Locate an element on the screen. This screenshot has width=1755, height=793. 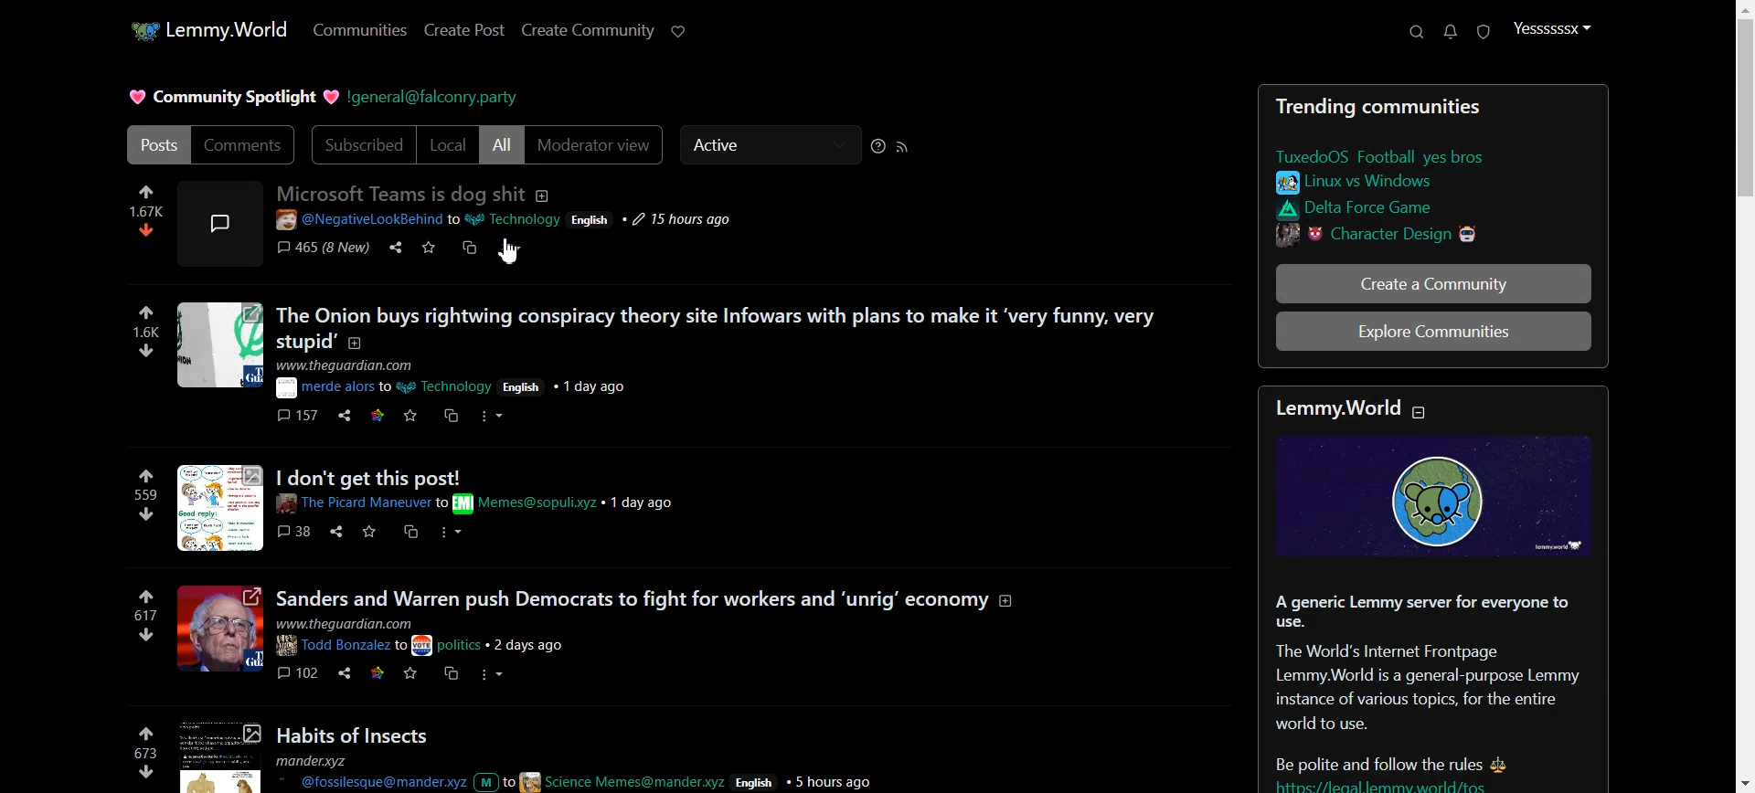
link is located at coordinates (1402, 156).